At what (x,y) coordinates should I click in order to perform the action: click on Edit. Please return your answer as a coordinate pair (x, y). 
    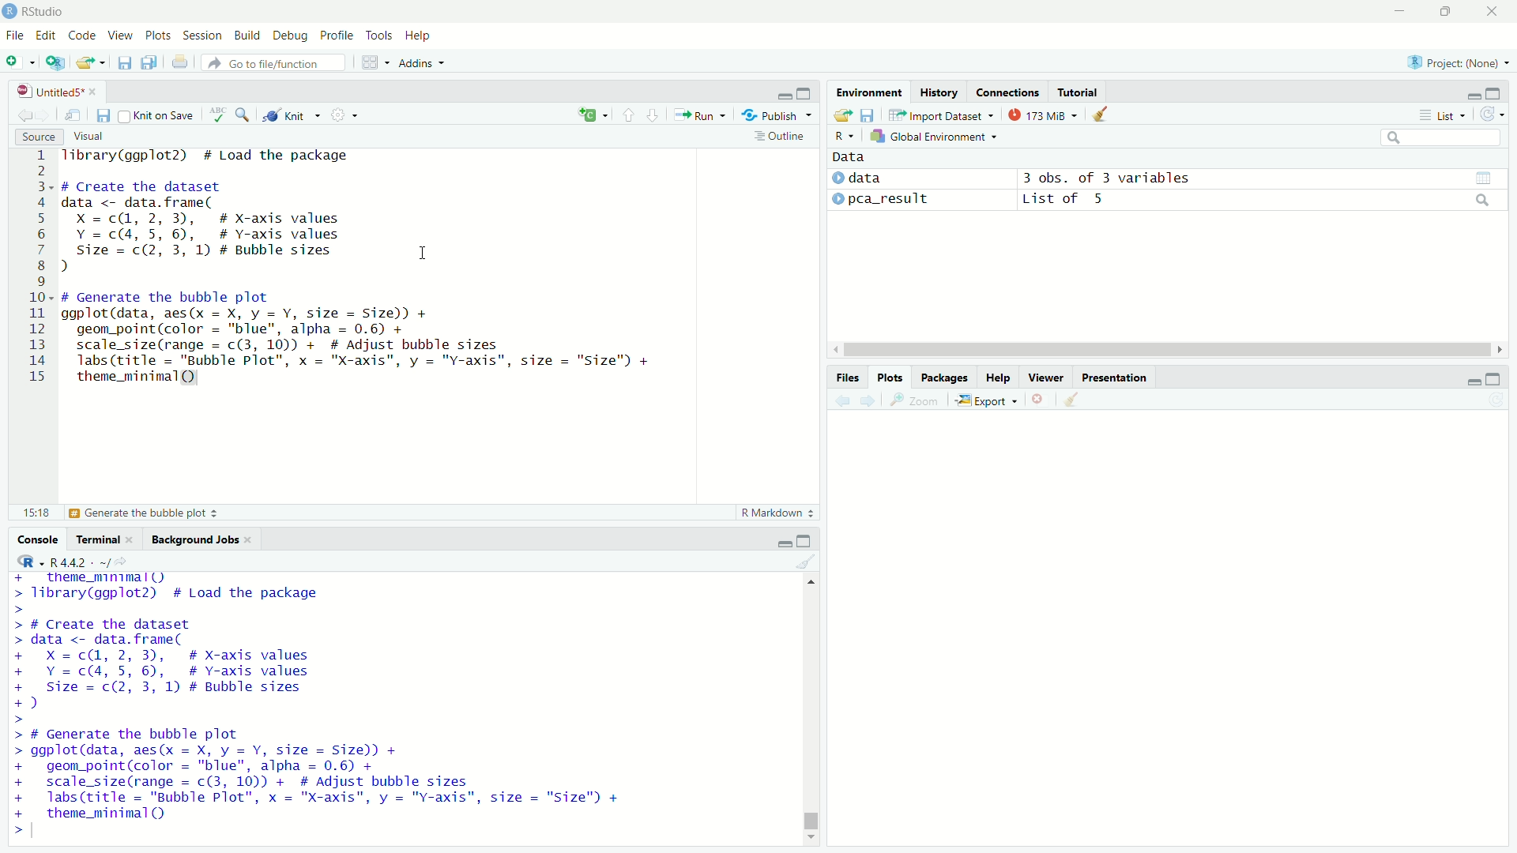
    Looking at the image, I should click on (48, 36).